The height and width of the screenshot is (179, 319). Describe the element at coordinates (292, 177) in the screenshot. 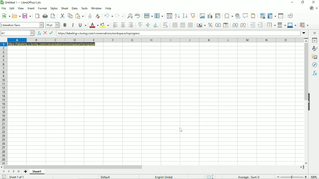

I see `Zoom out/in` at that location.